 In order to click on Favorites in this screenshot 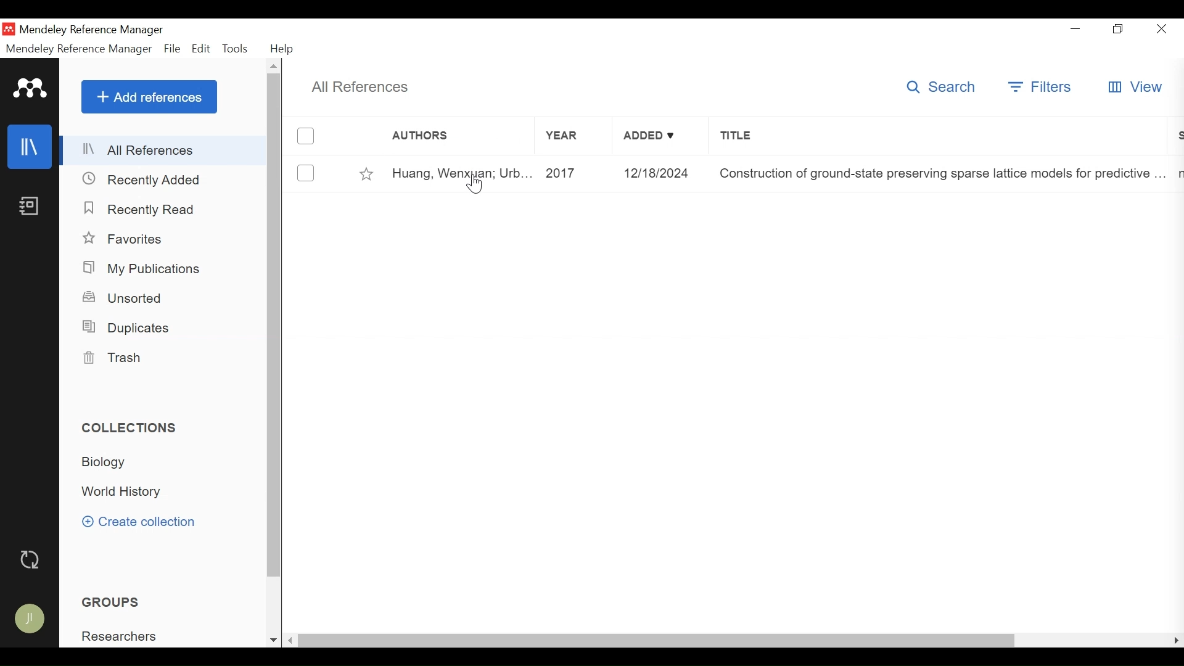, I will do `click(367, 173)`.